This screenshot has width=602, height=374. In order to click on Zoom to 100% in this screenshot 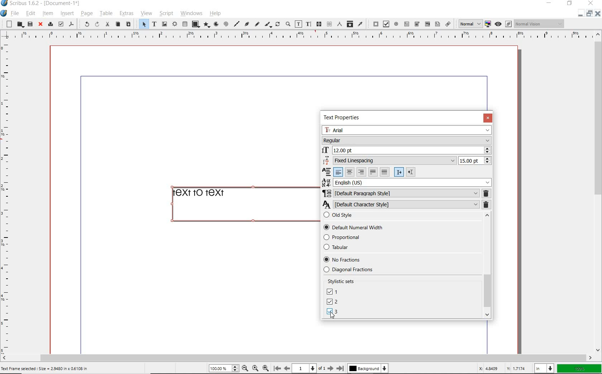, I will do `click(254, 368)`.